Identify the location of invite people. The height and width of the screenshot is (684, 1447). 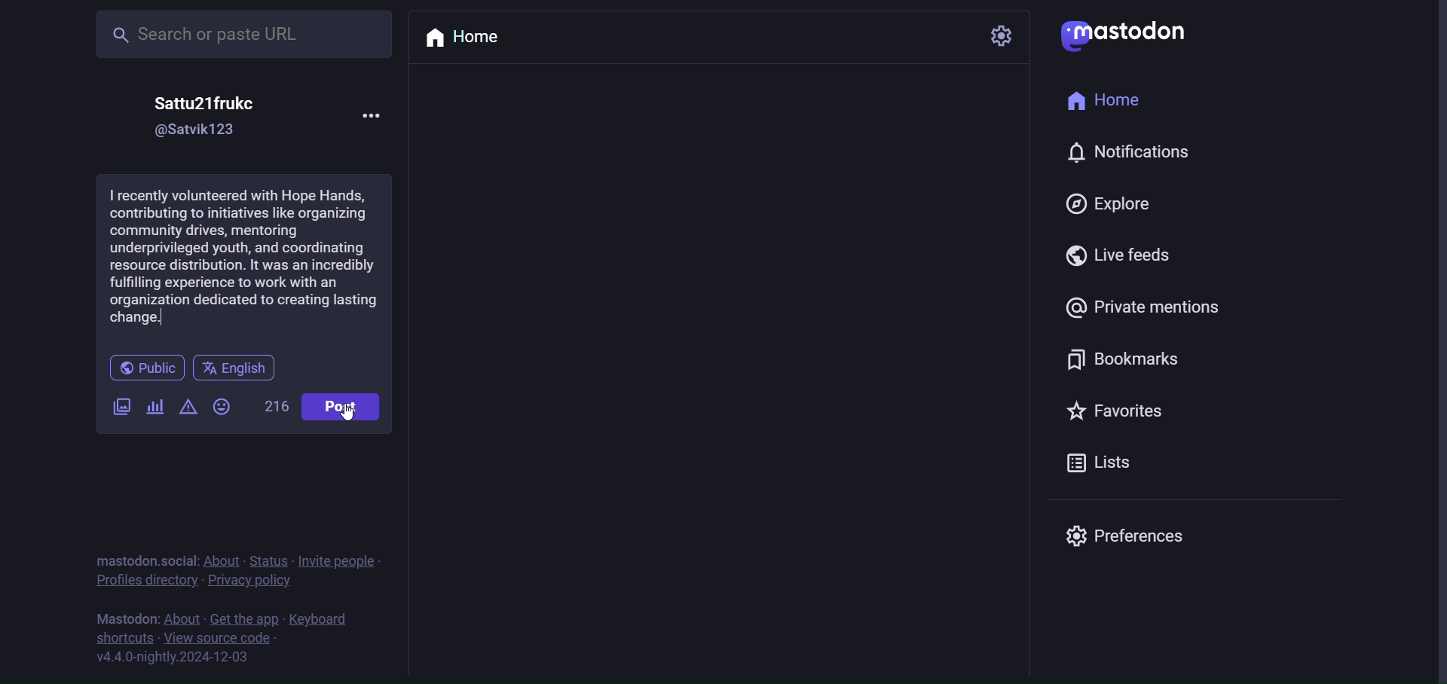
(341, 556).